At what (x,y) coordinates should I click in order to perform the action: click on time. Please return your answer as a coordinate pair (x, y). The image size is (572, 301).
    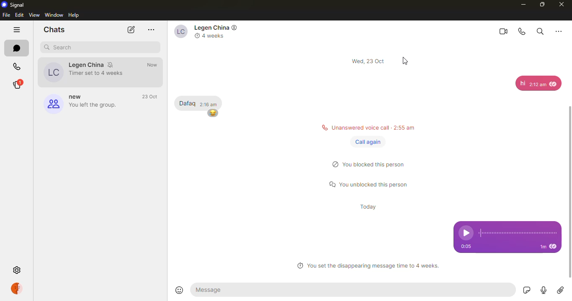
    Looking at the image, I should click on (539, 247).